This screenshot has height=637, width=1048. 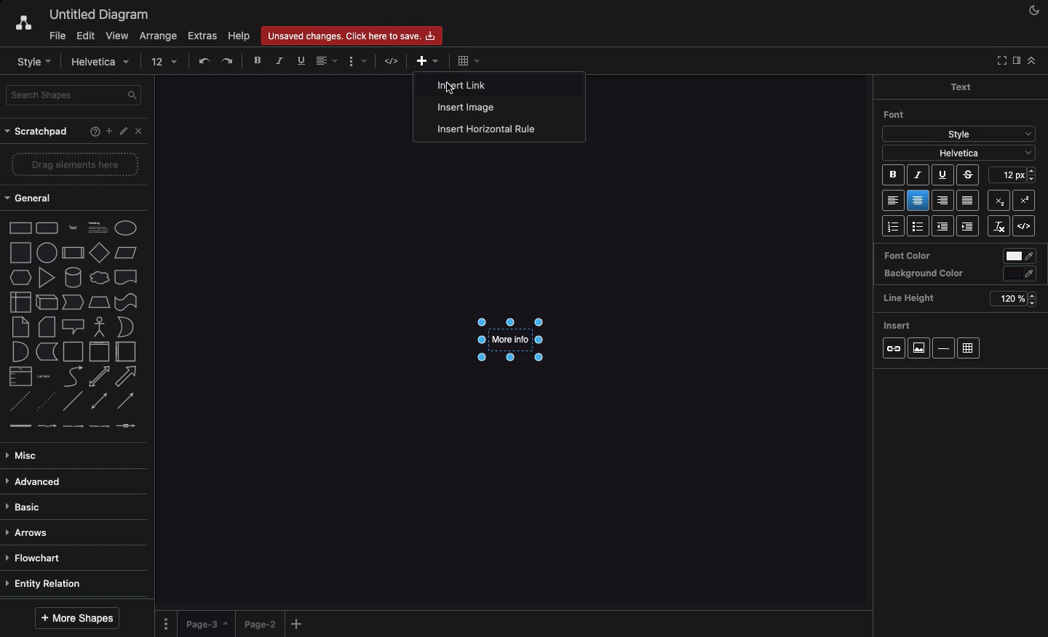 What do you see at coordinates (75, 95) in the screenshot?
I see `Search shapes` at bounding box center [75, 95].